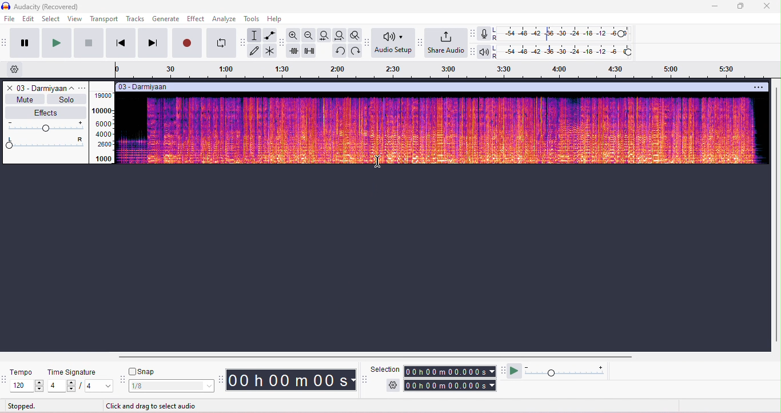 The width and height of the screenshot is (781, 413). Describe the element at coordinates (339, 51) in the screenshot. I see `undo` at that location.